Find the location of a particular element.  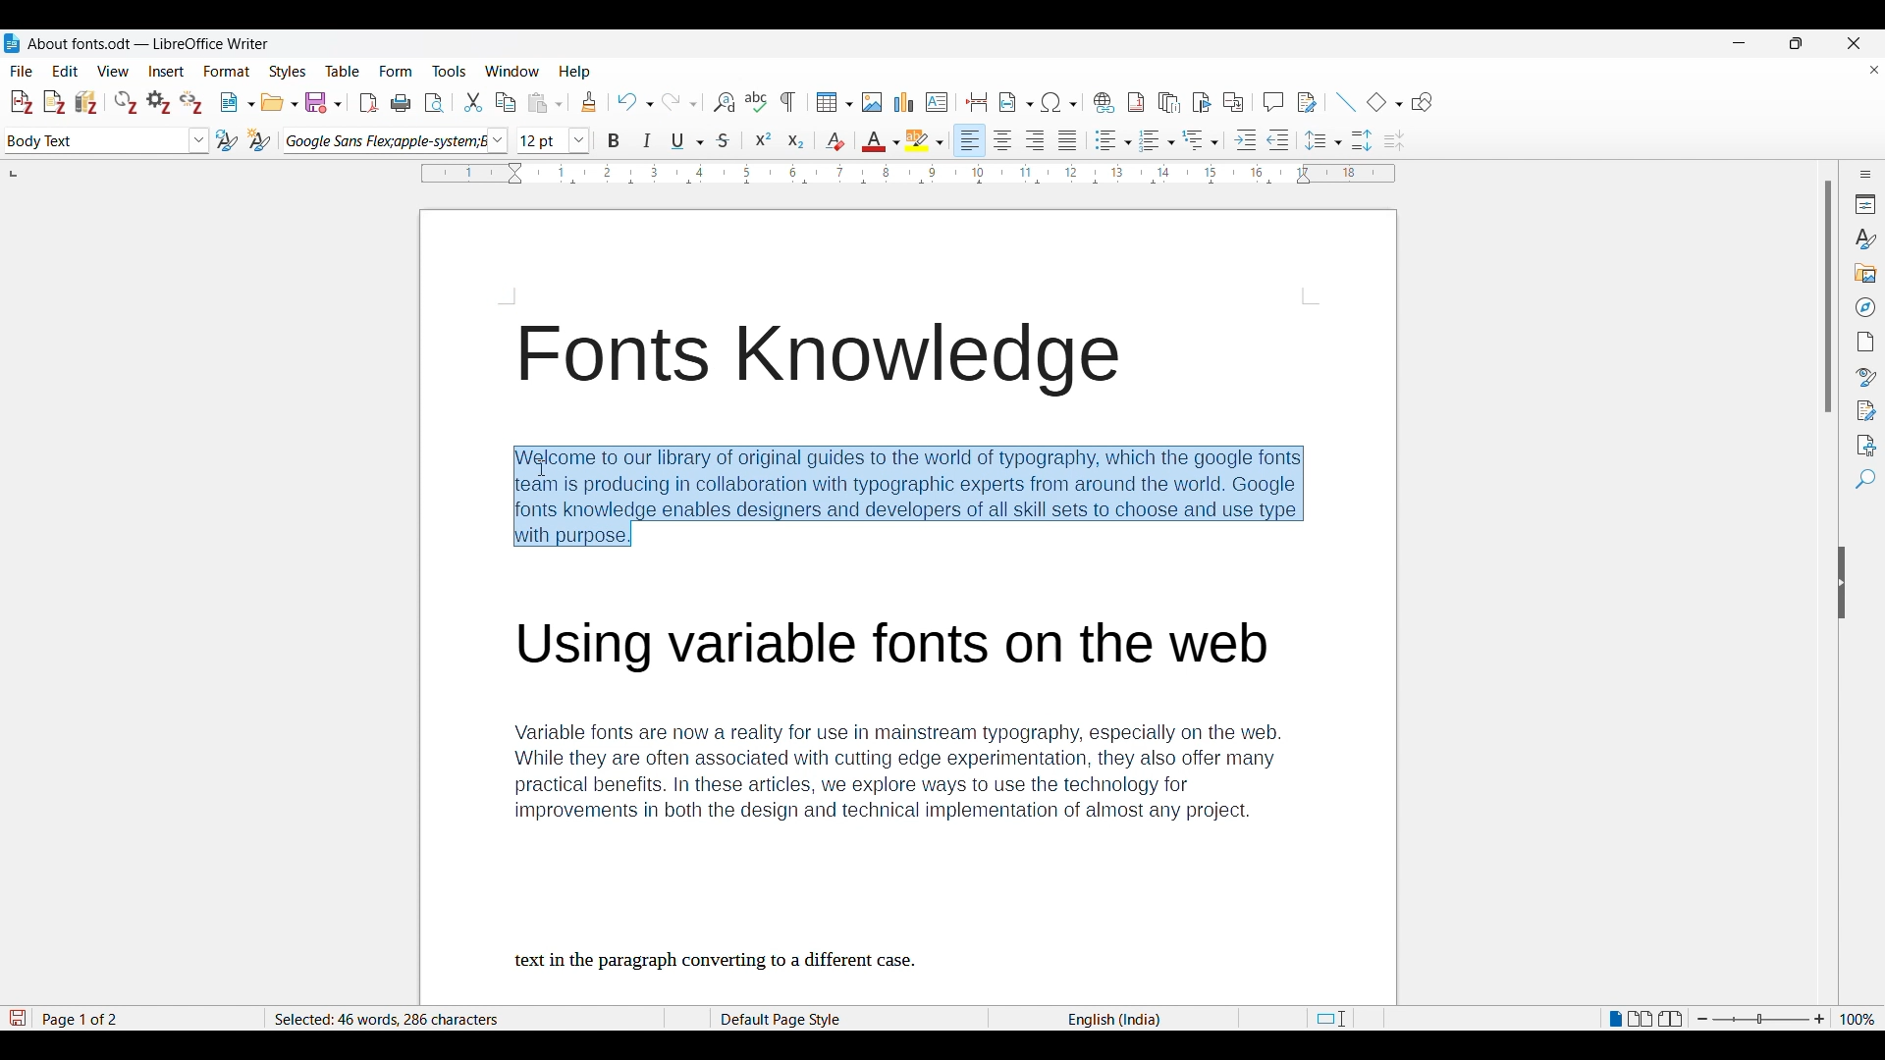

Insert line is located at coordinates (1345, 102).